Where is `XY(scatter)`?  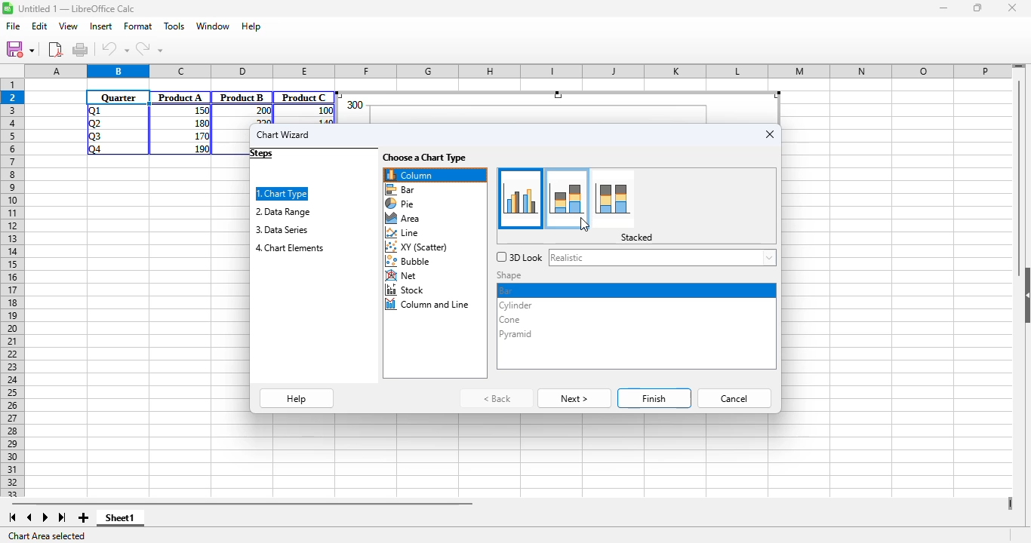
XY(scatter) is located at coordinates (418, 248).